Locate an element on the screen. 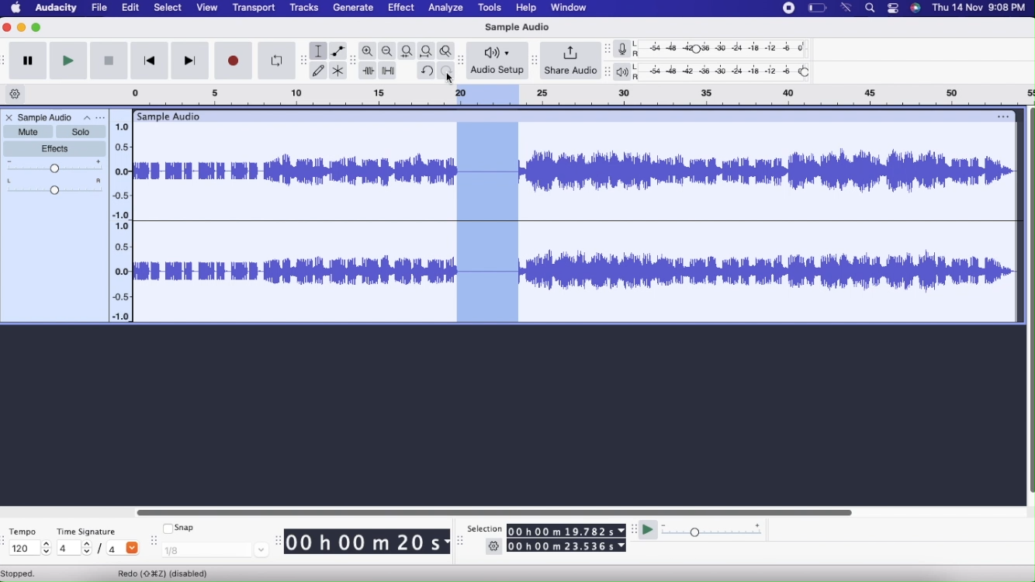  Tools is located at coordinates (492, 9).